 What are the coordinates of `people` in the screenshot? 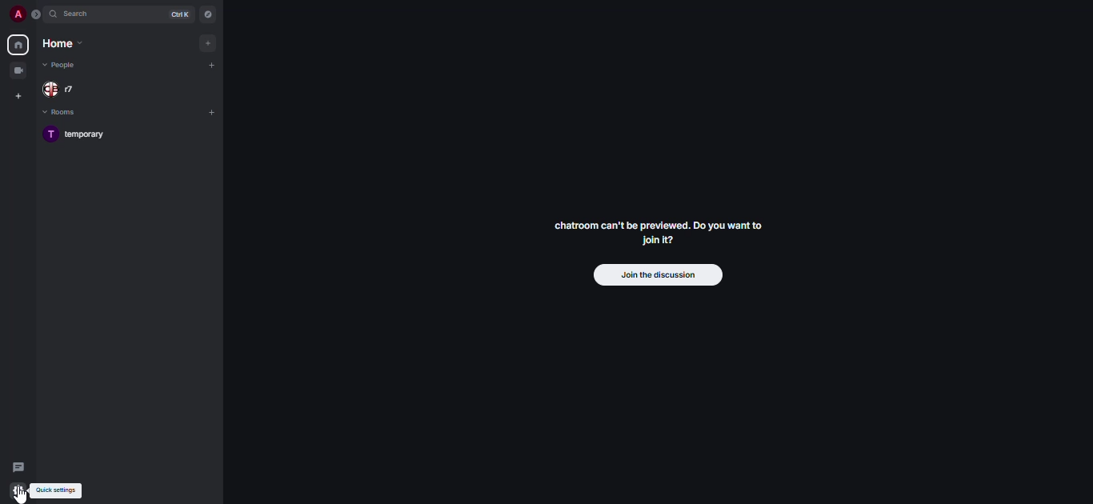 It's located at (64, 65).